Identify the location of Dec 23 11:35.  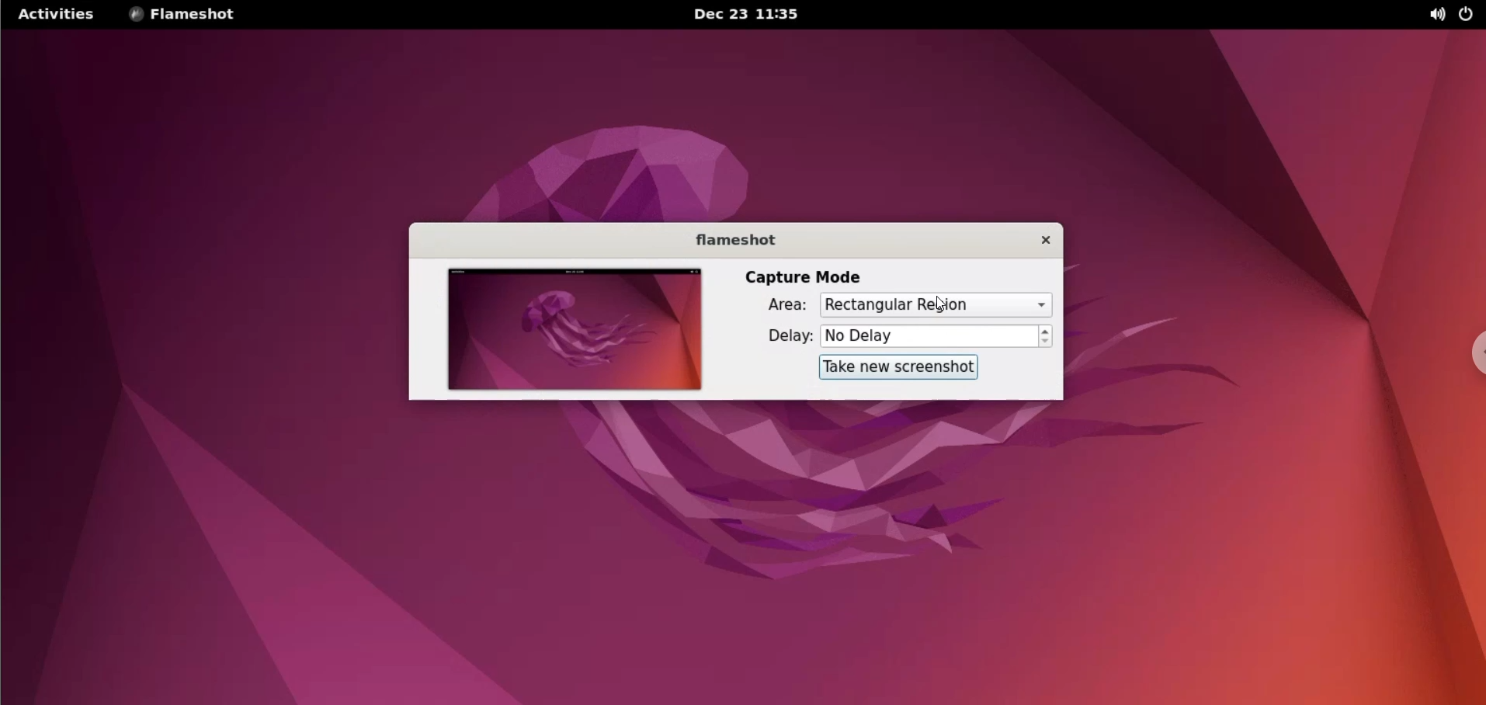
(755, 14).